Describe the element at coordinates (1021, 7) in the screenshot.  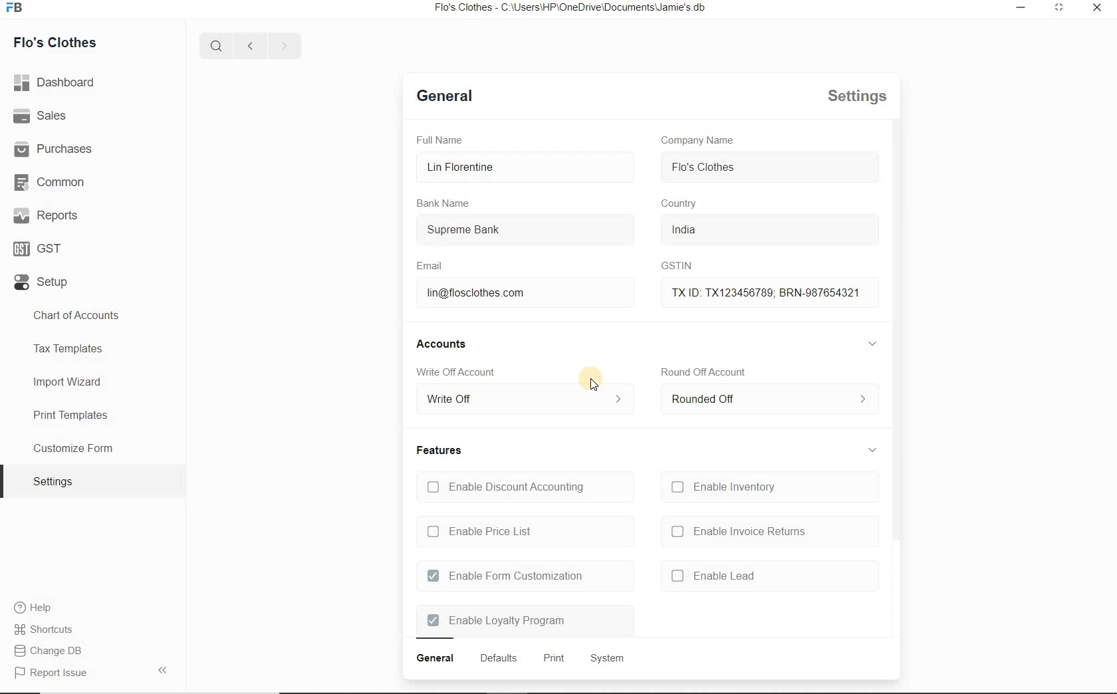
I see `Minimize` at that location.